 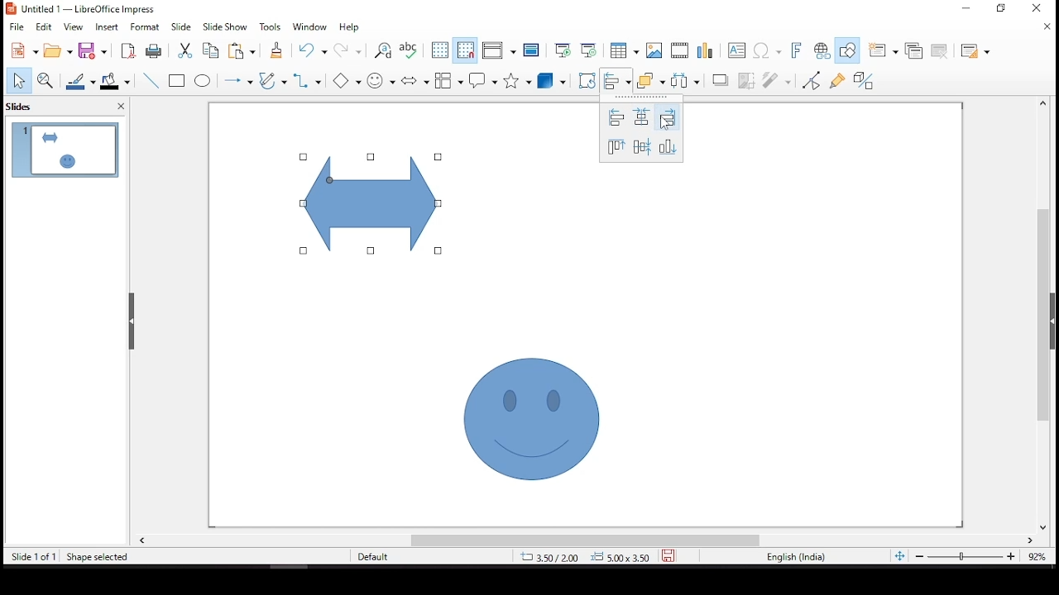 I want to click on save, so click(x=94, y=51).